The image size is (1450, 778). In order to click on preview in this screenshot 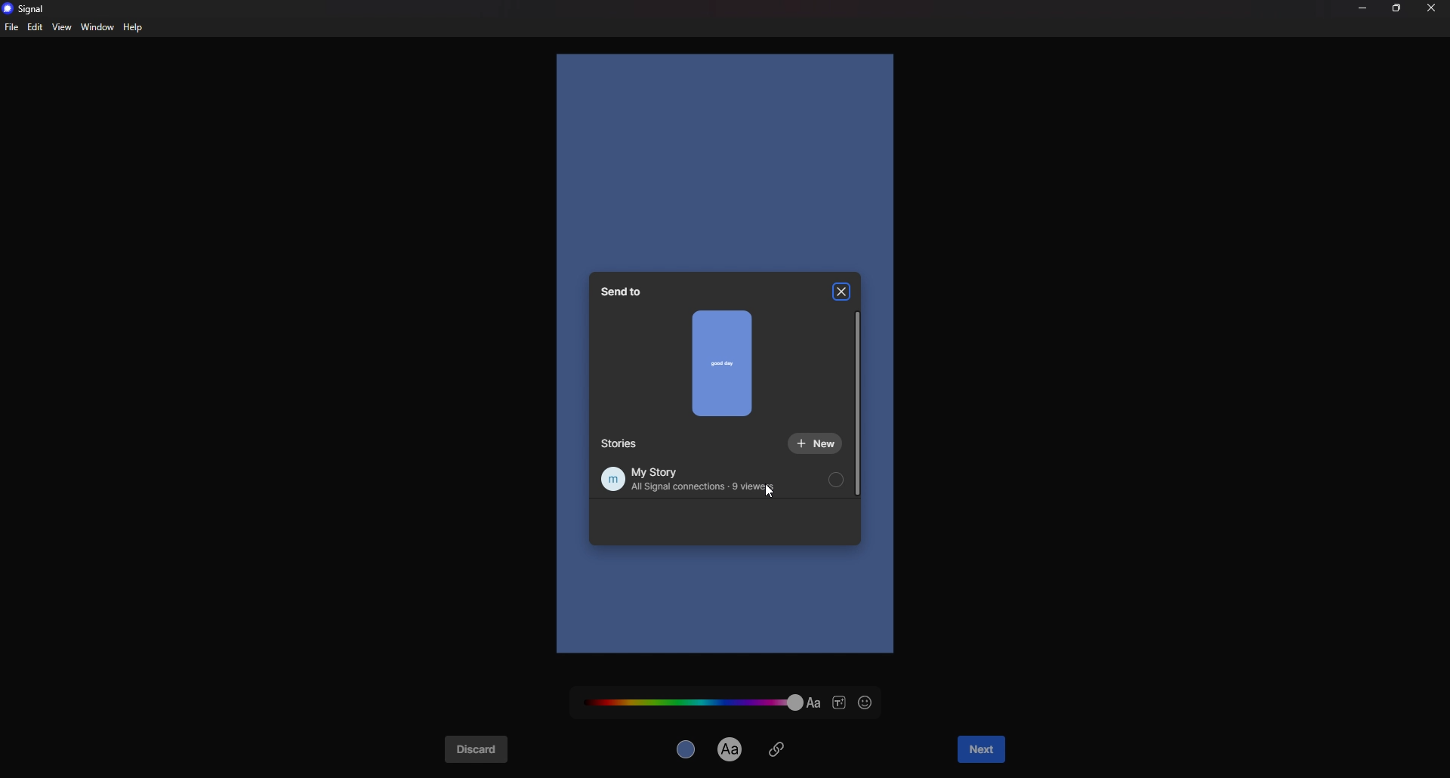, I will do `click(723, 363)`.